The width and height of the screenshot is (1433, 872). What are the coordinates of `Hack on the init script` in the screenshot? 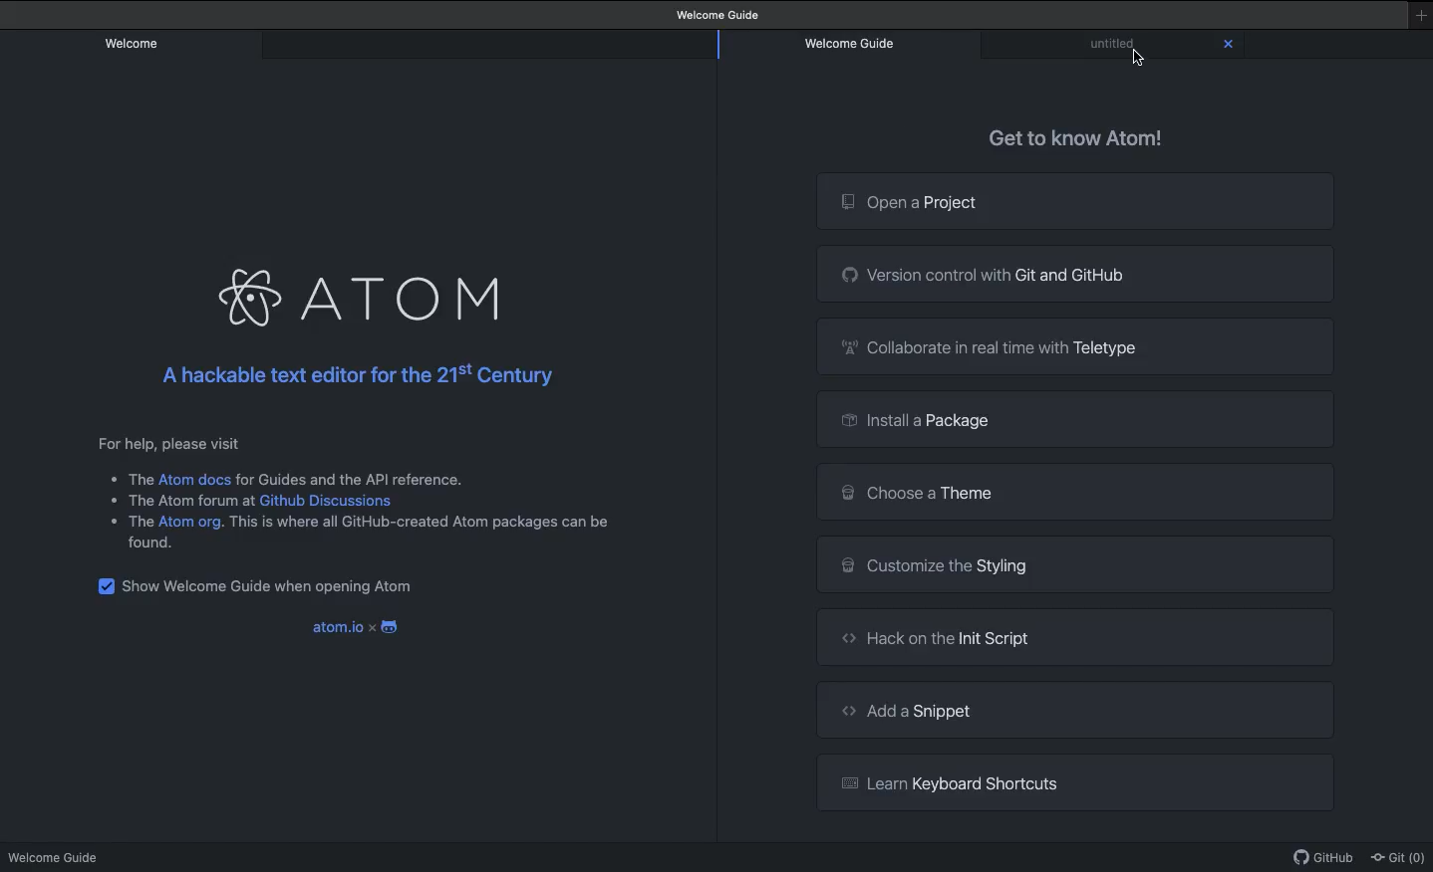 It's located at (1074, 636).